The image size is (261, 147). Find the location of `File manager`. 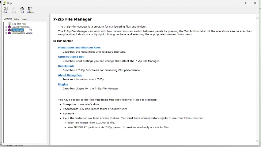

File manager is located at coordinates (19, 30).